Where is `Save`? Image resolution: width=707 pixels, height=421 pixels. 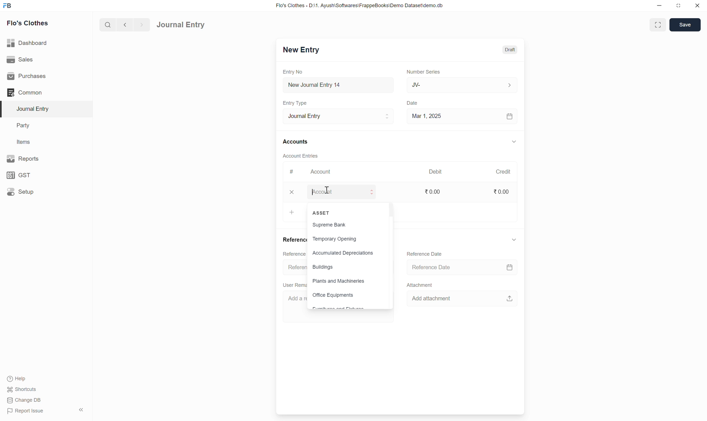 Save is located at coordinates (685, 25).